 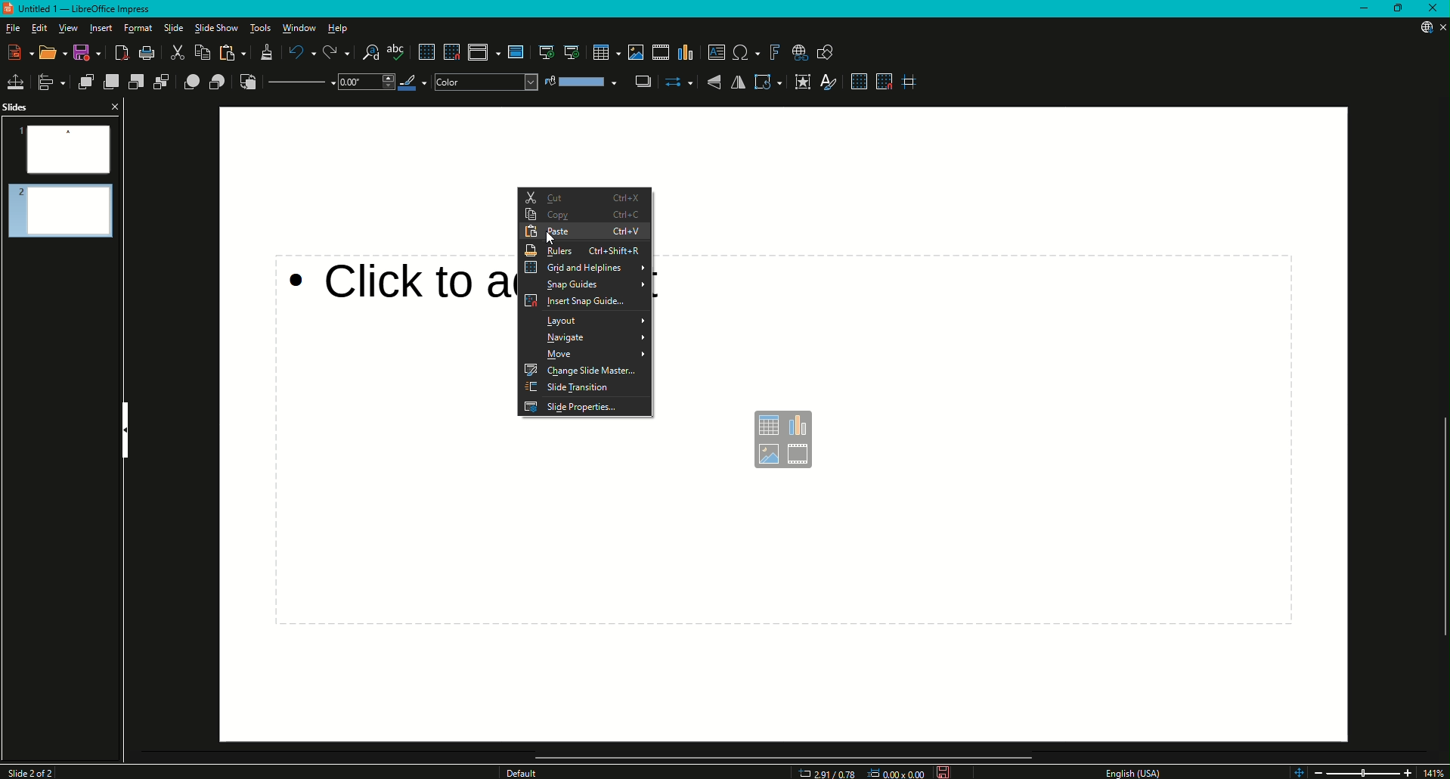 I want to click on In Front of Object, so click(x=189, y=82).